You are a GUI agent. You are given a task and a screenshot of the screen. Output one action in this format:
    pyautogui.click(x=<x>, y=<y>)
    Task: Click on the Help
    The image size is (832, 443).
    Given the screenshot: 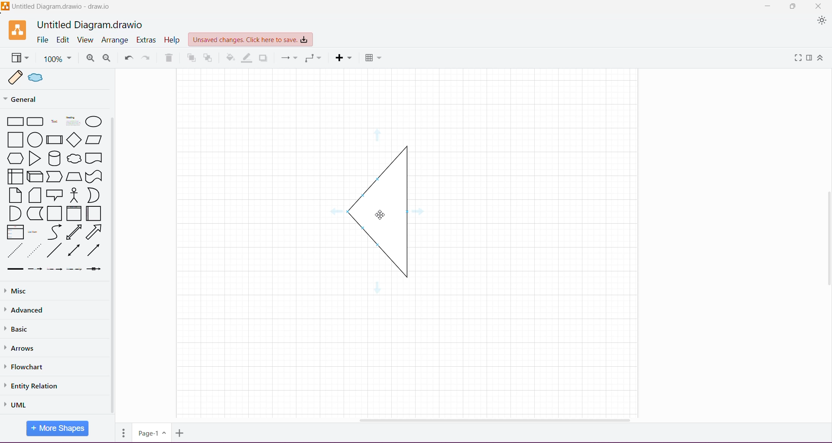 What is the action you would take?
    pyautogui.click(x=171, y=40)
    